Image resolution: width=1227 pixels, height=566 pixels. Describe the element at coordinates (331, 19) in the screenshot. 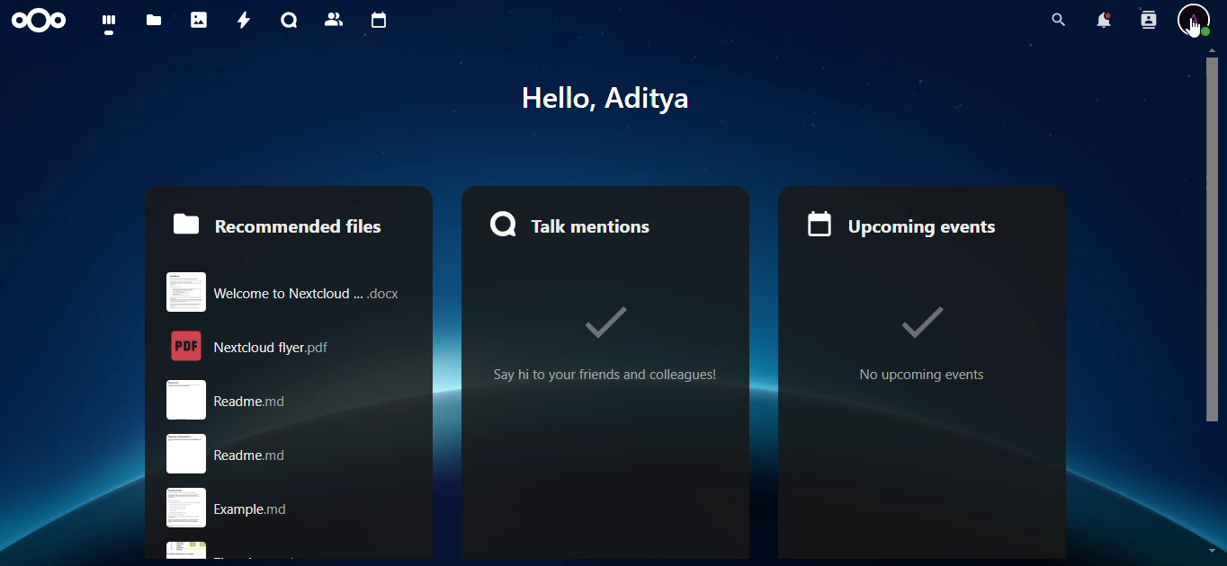

I see `contacts` at that location.